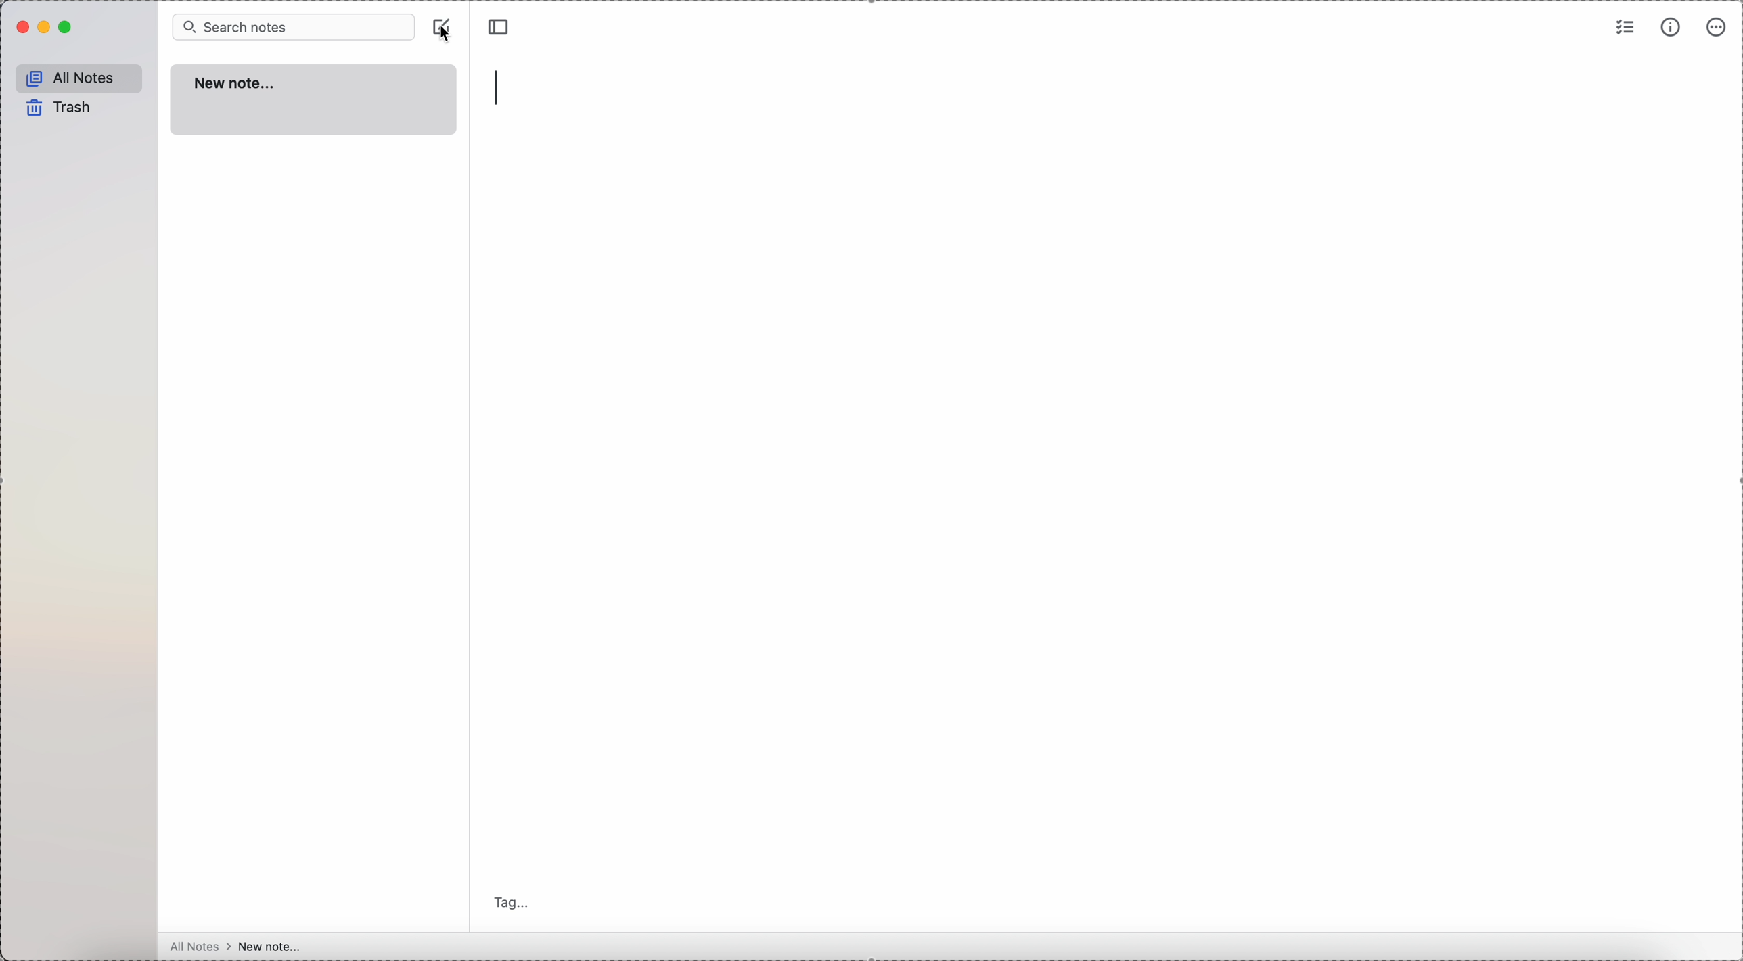 Image resolution: width=1743 pixels, height=961 pixels. What do you see at coordinates (292, 26) in the screenshot?
I see `search bar` at bounding box center [292, 26].